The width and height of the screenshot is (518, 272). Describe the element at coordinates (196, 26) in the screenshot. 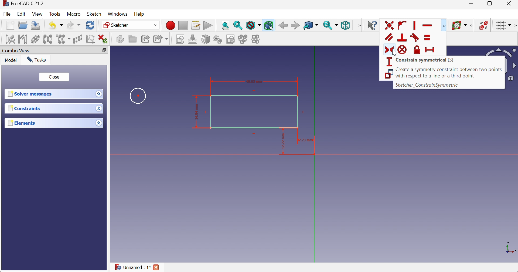

I see `Macros...` at that location.